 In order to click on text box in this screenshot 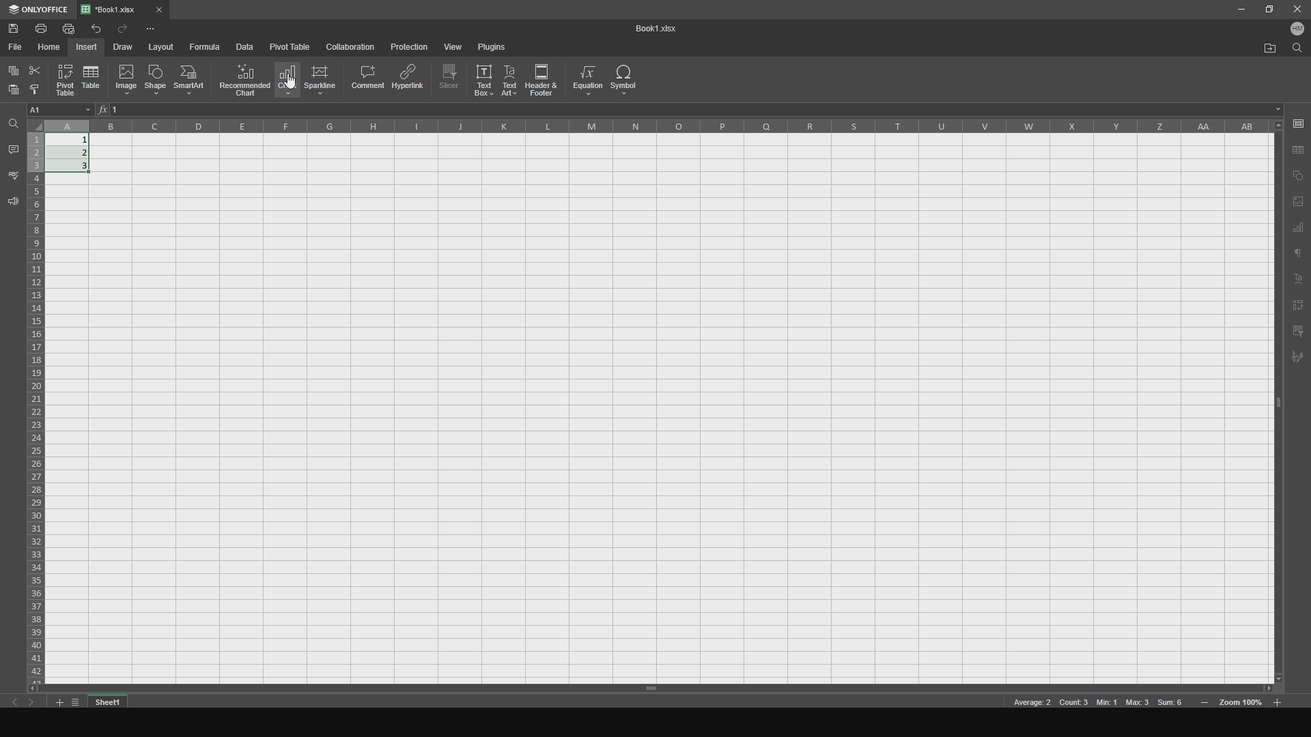, I will do `click(481, 83)`.